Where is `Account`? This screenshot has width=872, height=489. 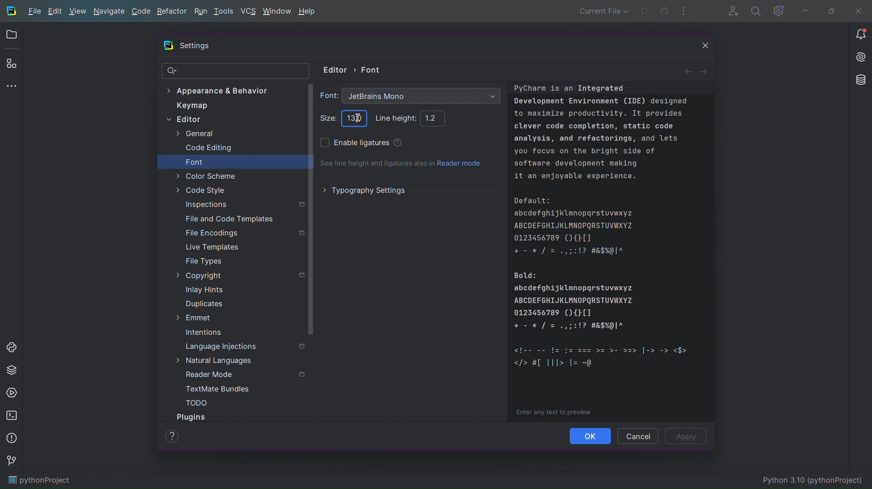
Account is located at coordinates (731, 10).